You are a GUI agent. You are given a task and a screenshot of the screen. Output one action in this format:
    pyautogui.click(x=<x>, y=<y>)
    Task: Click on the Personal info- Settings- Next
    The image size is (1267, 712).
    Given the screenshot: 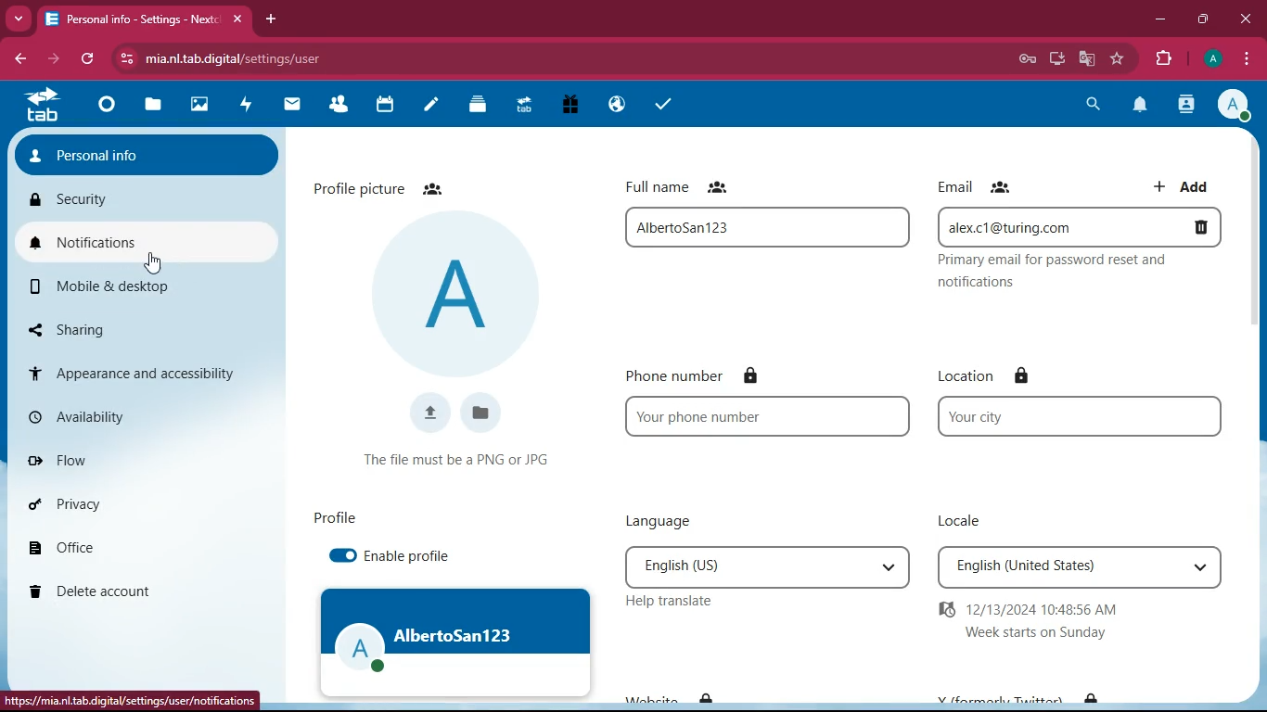 What is the action you would take?
    pyautogui.click(x=134, y=20)
    